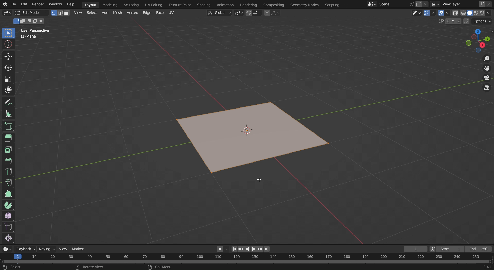 The width and height of the screenshot is (494, 270). What do you see at coordinates (478, 41) in the screenshot?
I see `Viewport` at bounding box center [478, 41].